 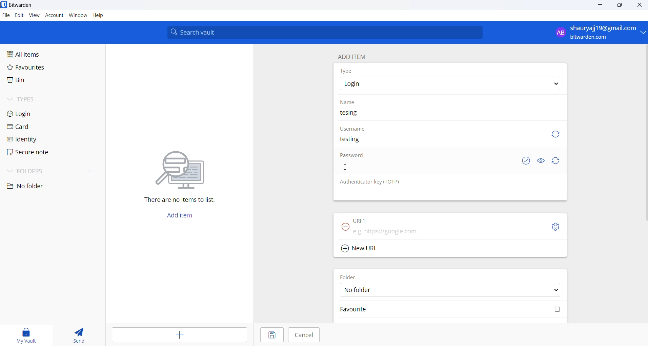 What do you see at coordinates (541, 160) in the screenshot?
I see `show and hide` at bounding box center [541, 160].